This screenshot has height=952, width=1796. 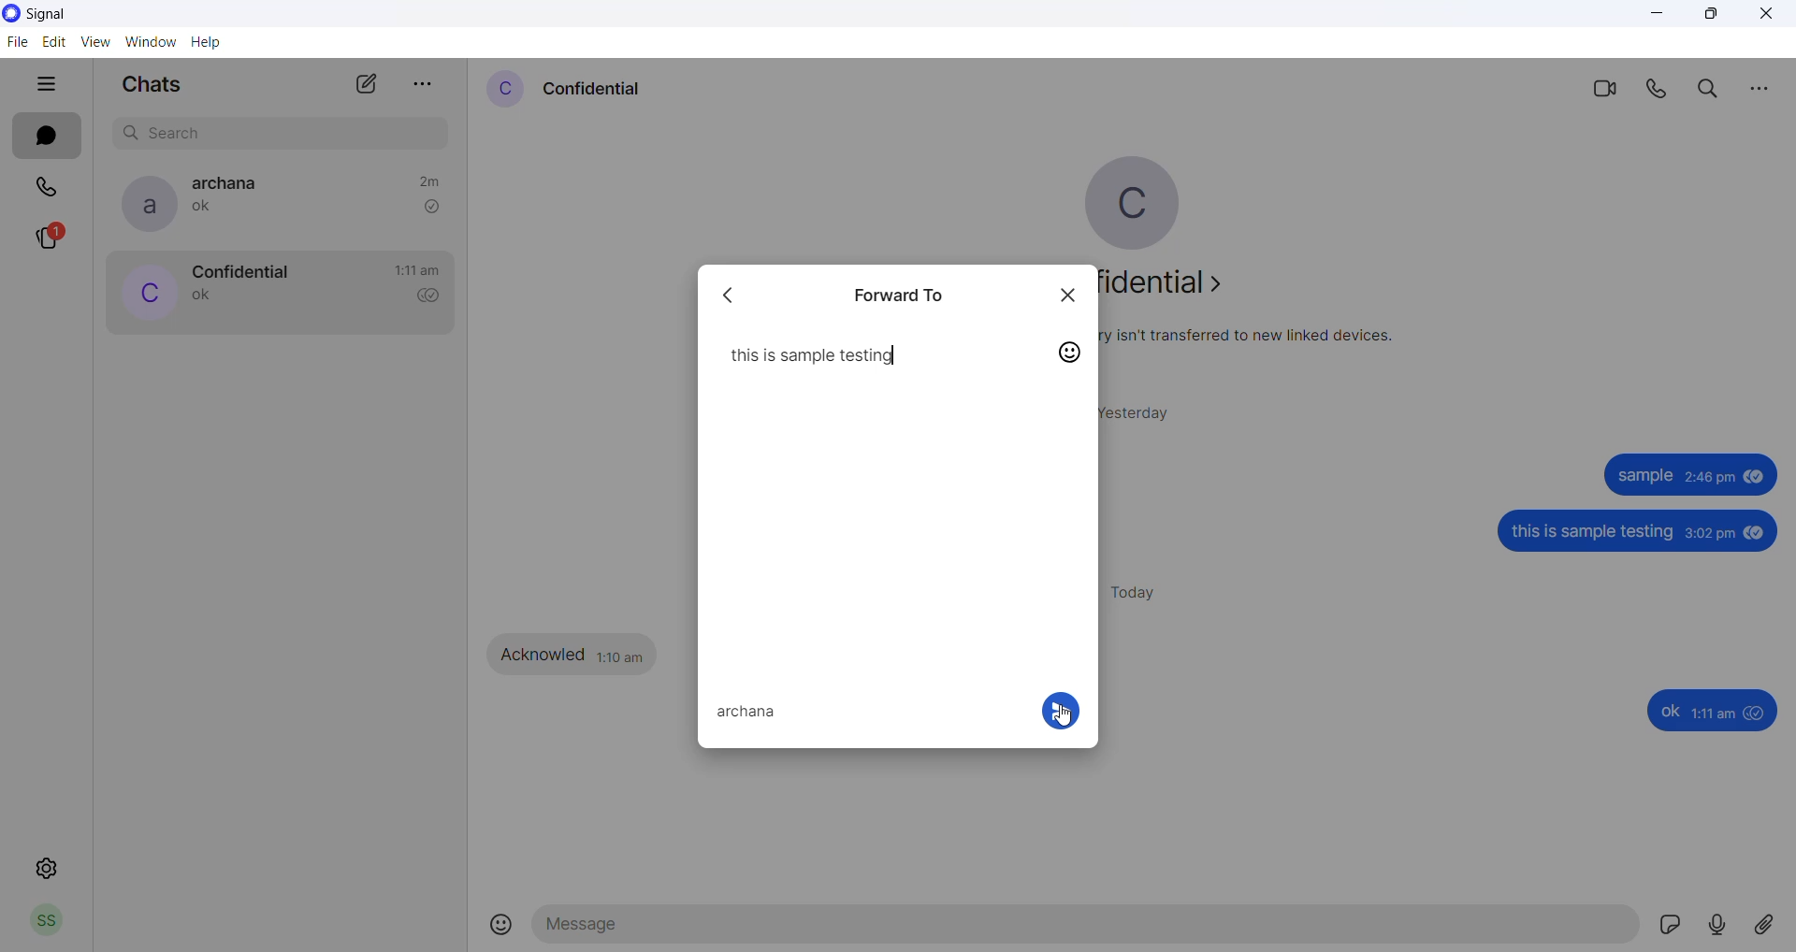 I want to click on read recipient, so click(x=431, y=207).